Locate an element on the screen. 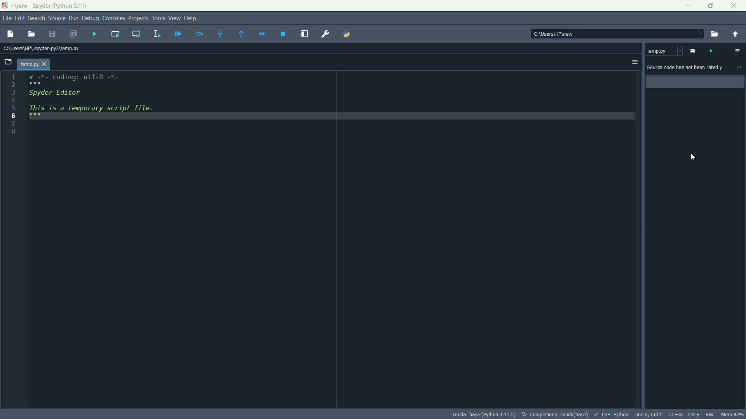  options is located at coordinates (634, 62).